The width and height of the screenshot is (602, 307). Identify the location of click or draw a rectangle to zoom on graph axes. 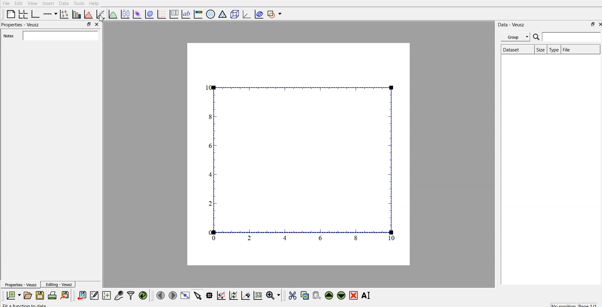
(222, 296).